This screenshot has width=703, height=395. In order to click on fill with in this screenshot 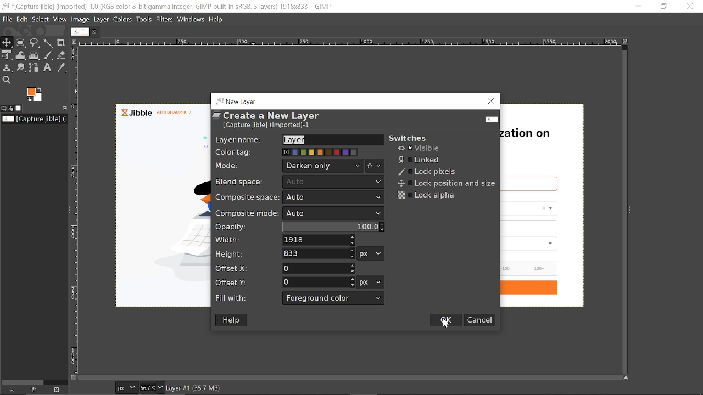, I will do `click(235, 298)`.